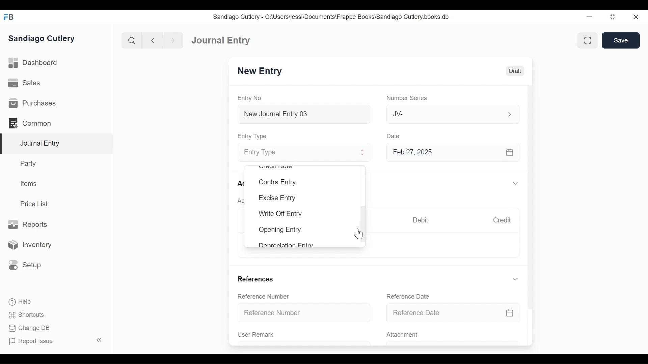 Image resolution: width=648 pixels, height=364 pixels. I want to click on Expand, so click(363, 153).